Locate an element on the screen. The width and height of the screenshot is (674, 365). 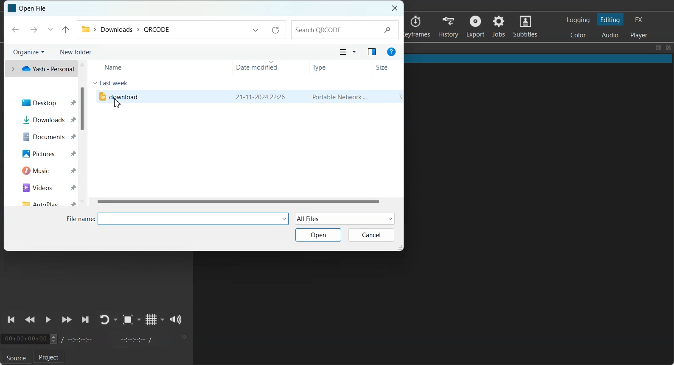
Search Bar is located at coordinates (346, 29).